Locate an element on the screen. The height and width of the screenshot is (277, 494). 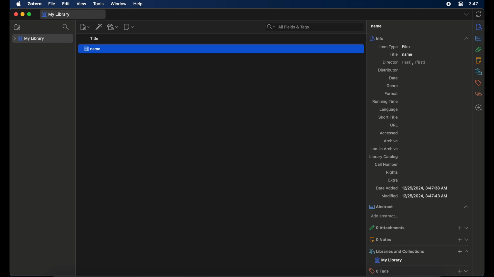
dropdown is located at coordinates (466, 15).